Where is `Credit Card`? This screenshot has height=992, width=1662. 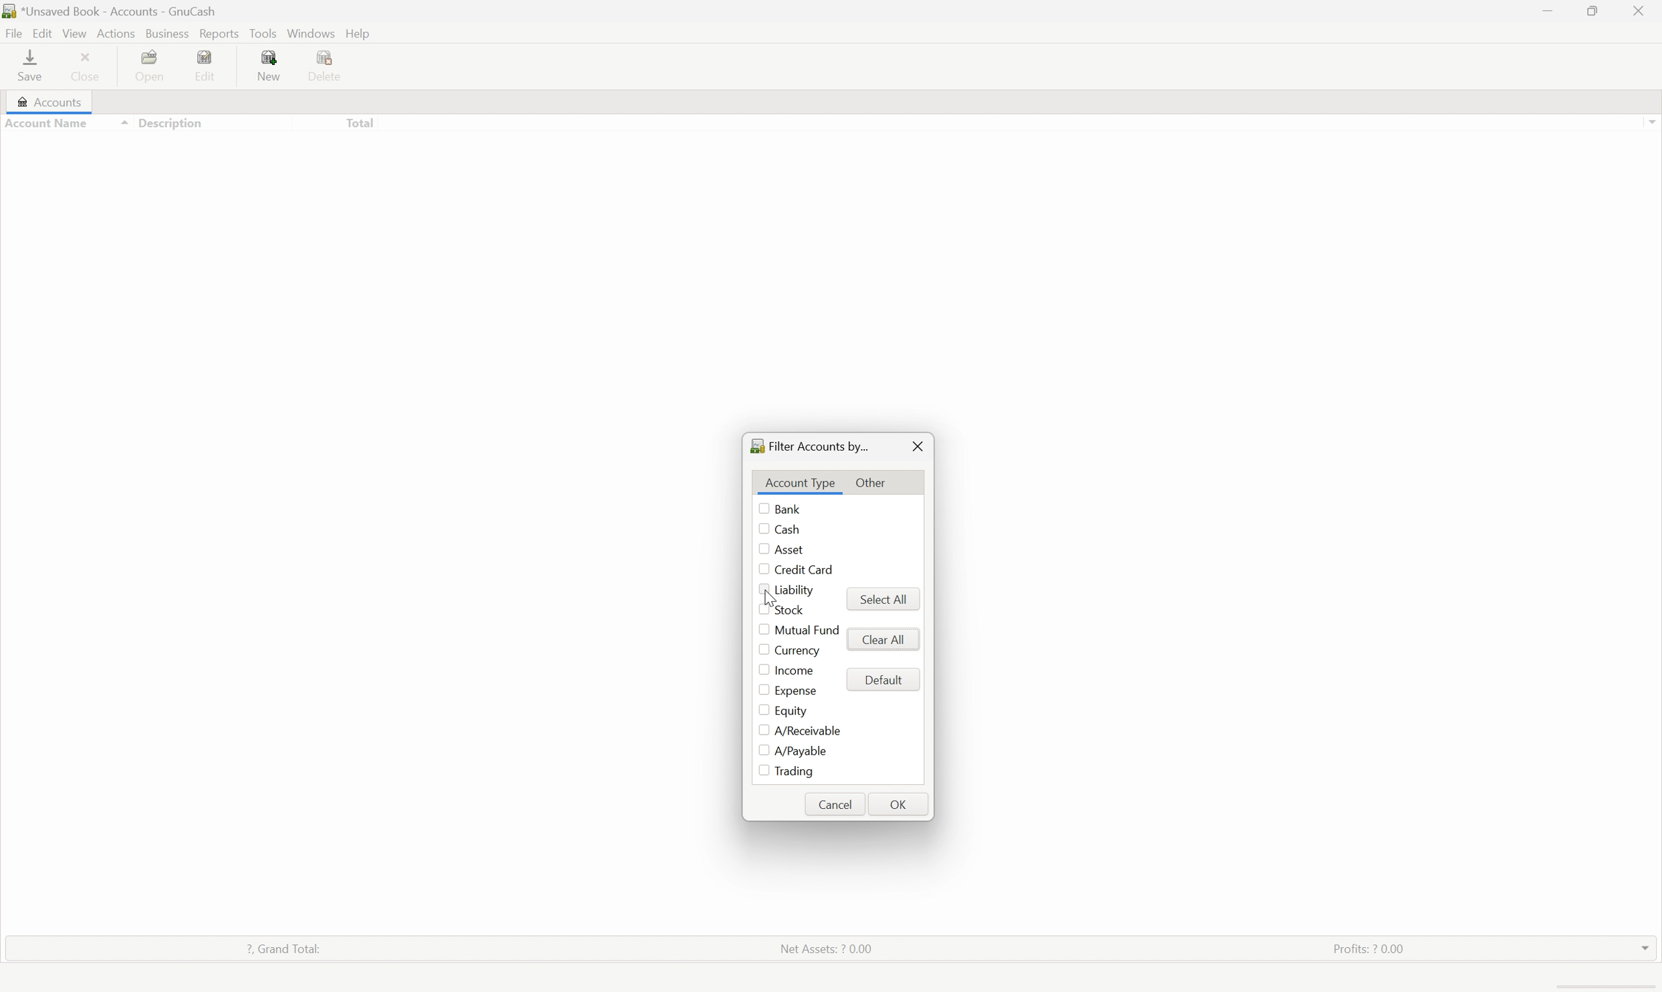 Credit Card is located at coordinates (811, 571).